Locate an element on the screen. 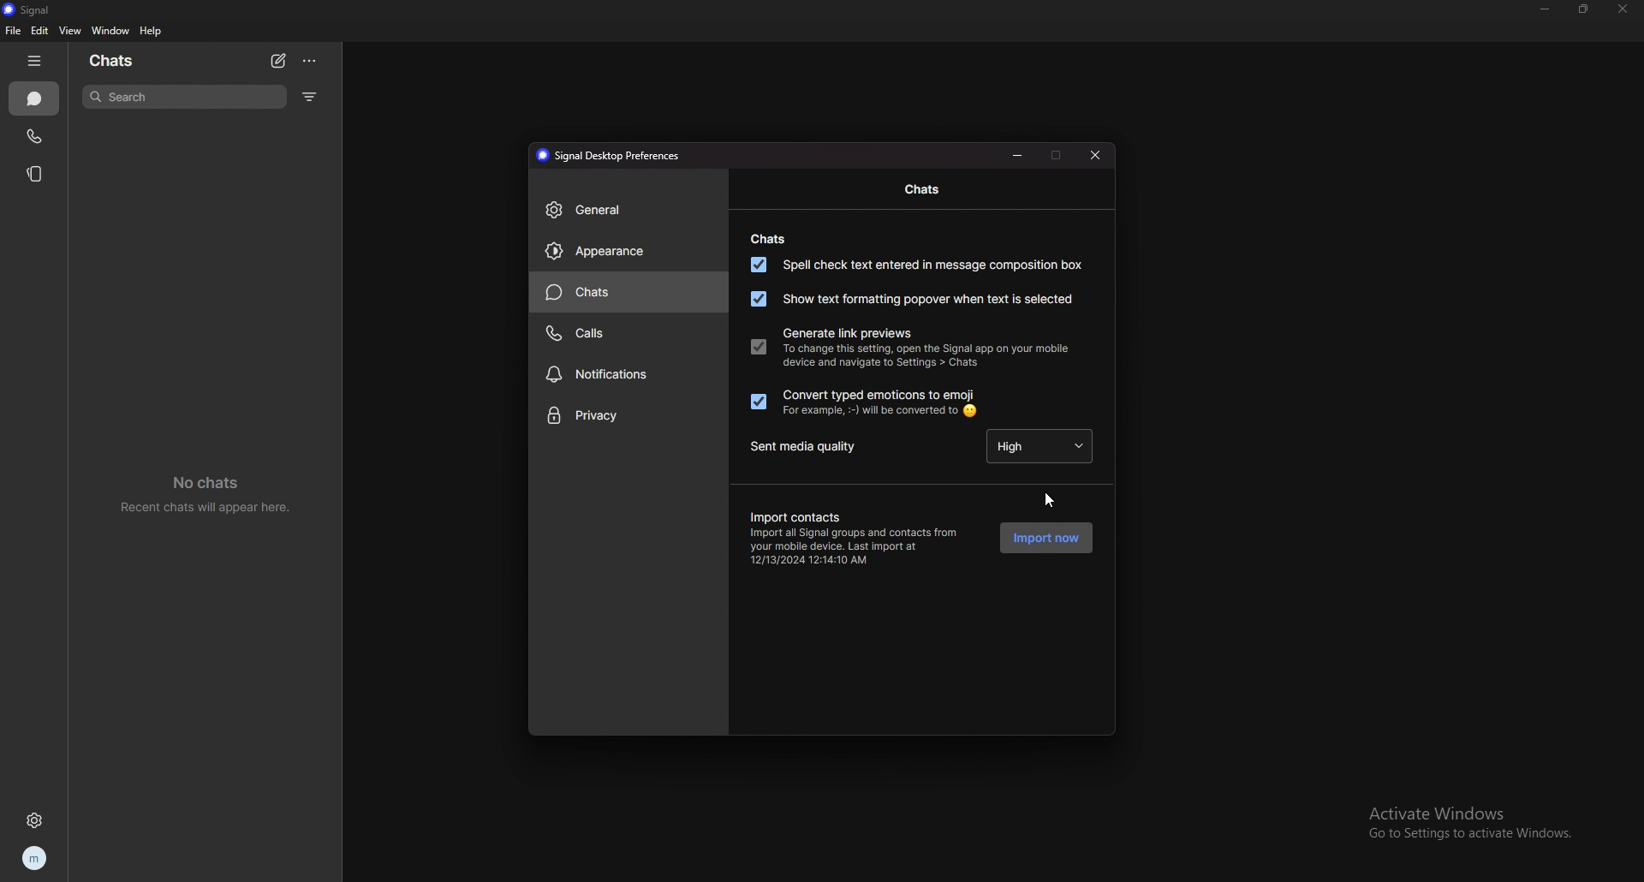 The width and height of the screenshot is (1644, 882). chats is located at coordinates (925, 190).